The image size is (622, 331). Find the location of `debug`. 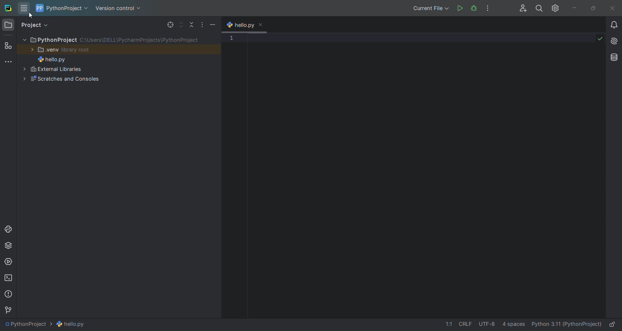

debug is located at coordinates (474, 9).